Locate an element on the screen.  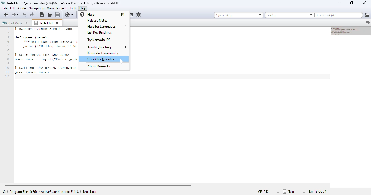
open file is located at coordinates (239, 15).